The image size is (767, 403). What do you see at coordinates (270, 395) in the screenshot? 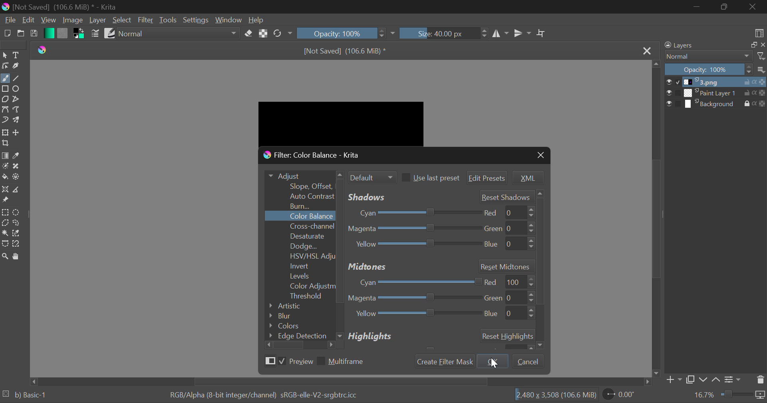
I see `RGB/Alpha (8-bit integer/channel) sRGB-elle-V2-srgbtrc.icc` at bounding box center [270, 395].